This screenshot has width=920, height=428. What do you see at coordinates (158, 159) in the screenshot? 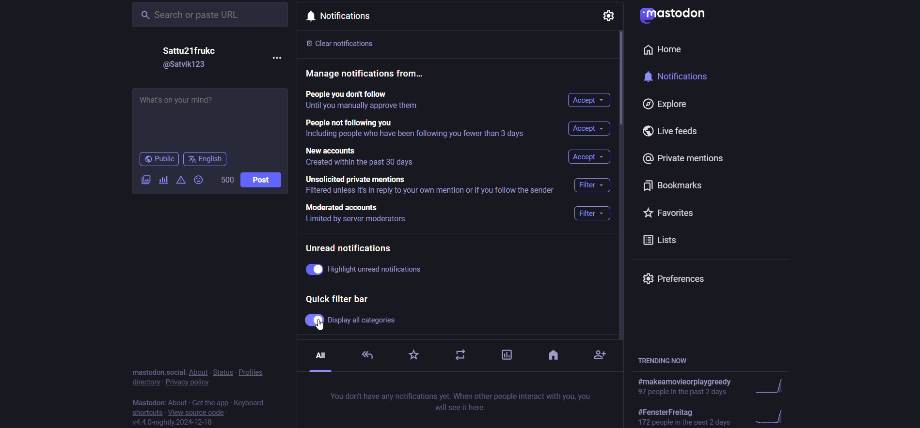
I see `public` at bounding box center [158, 159].